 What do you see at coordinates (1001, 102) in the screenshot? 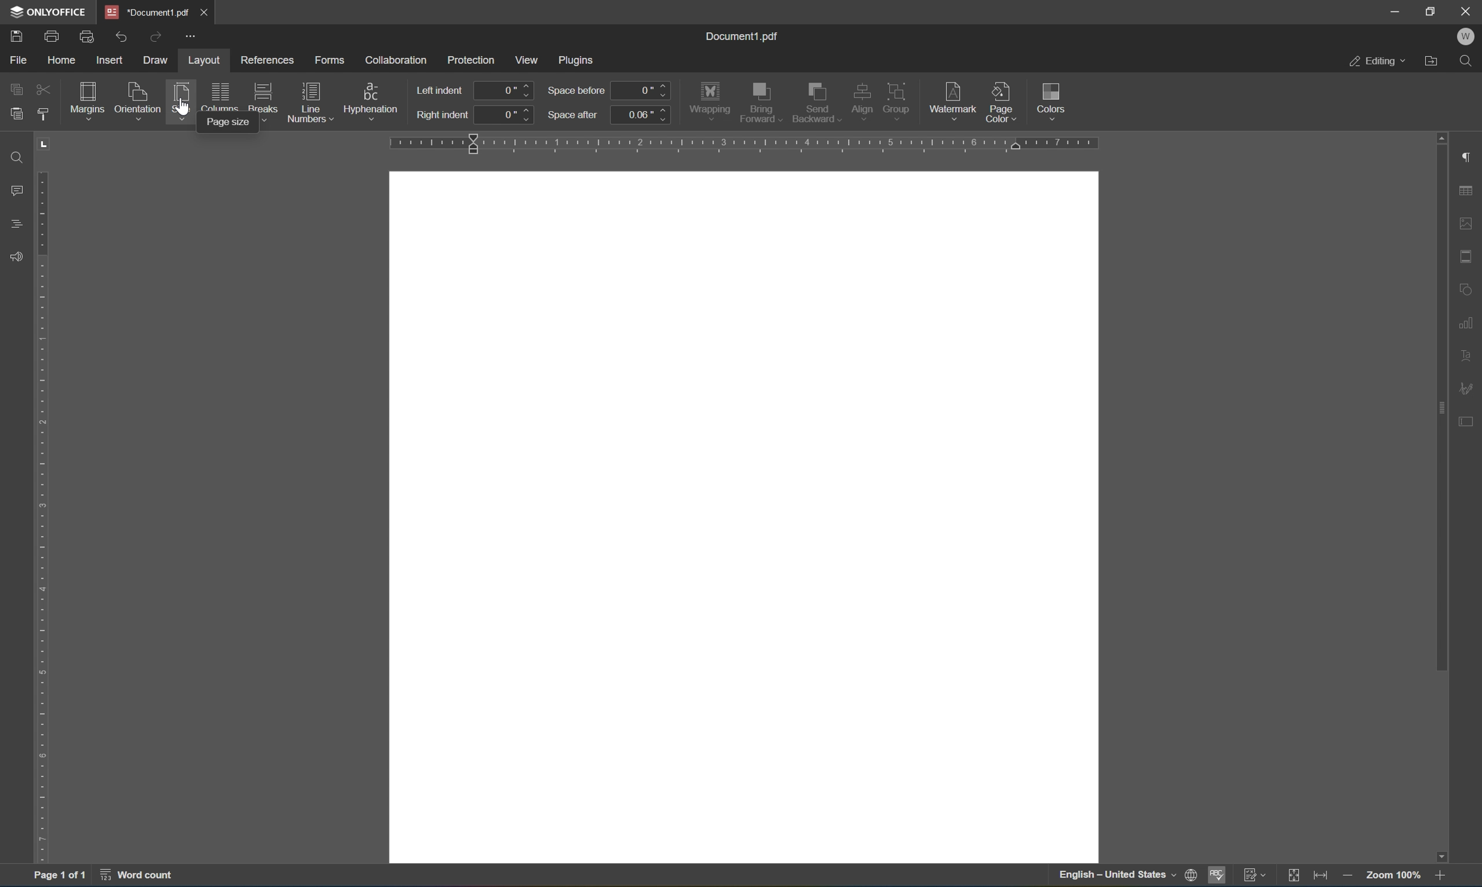
I see `page colors` at bounding box center [1001, 102].